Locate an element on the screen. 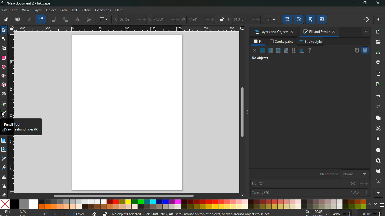  photo is located at coordinates (6, 19).